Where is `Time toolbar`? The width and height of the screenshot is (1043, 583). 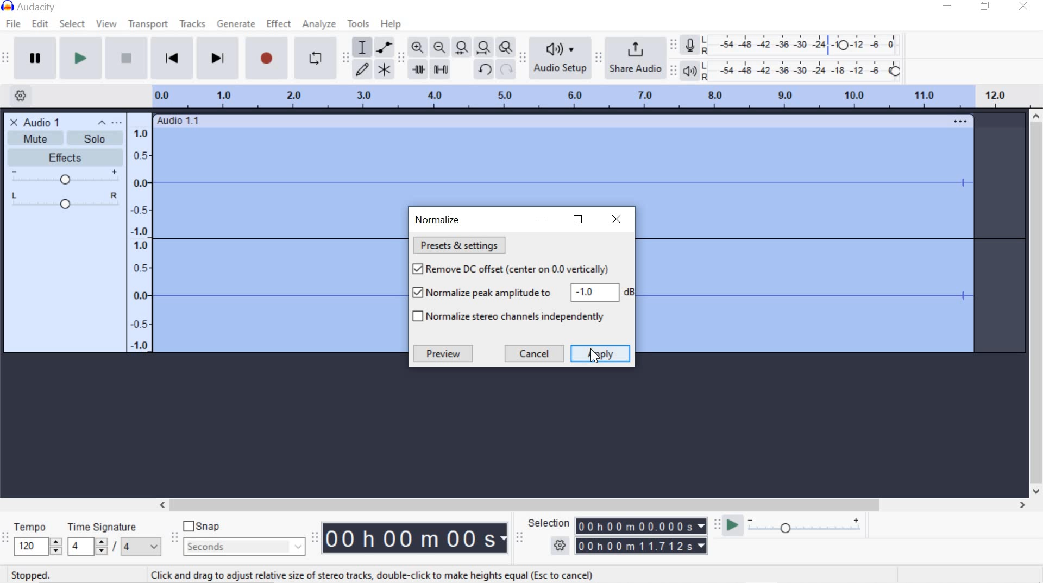
Time toolbar is located at coordinates (316, 537).